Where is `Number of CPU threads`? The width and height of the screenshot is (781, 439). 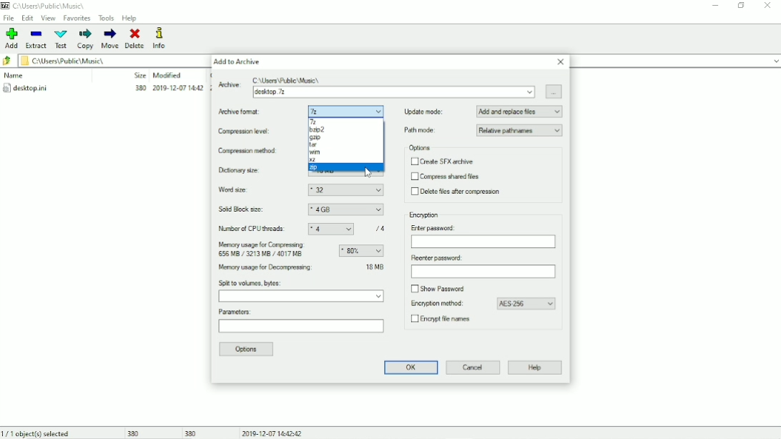
Number of CPU threads is located at coordinates (305, 229).